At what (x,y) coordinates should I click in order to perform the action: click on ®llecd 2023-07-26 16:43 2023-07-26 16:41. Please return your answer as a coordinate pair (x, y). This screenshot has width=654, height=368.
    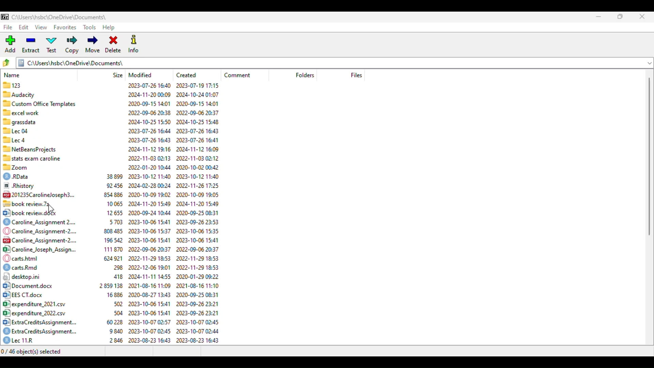
    Looking at the image, I should click on (110, 140).